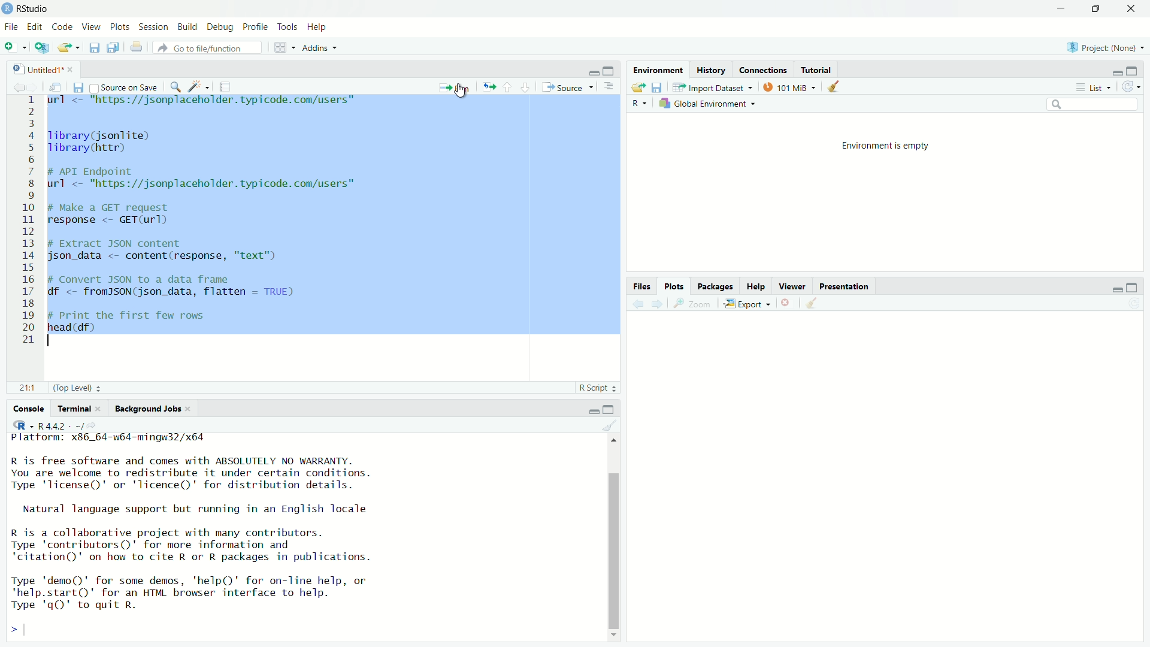  What do you see at coordinates (128, 325) in the screenshot?
I see `# Print the first few rows
head (df)` at bounding box center [128, 325].